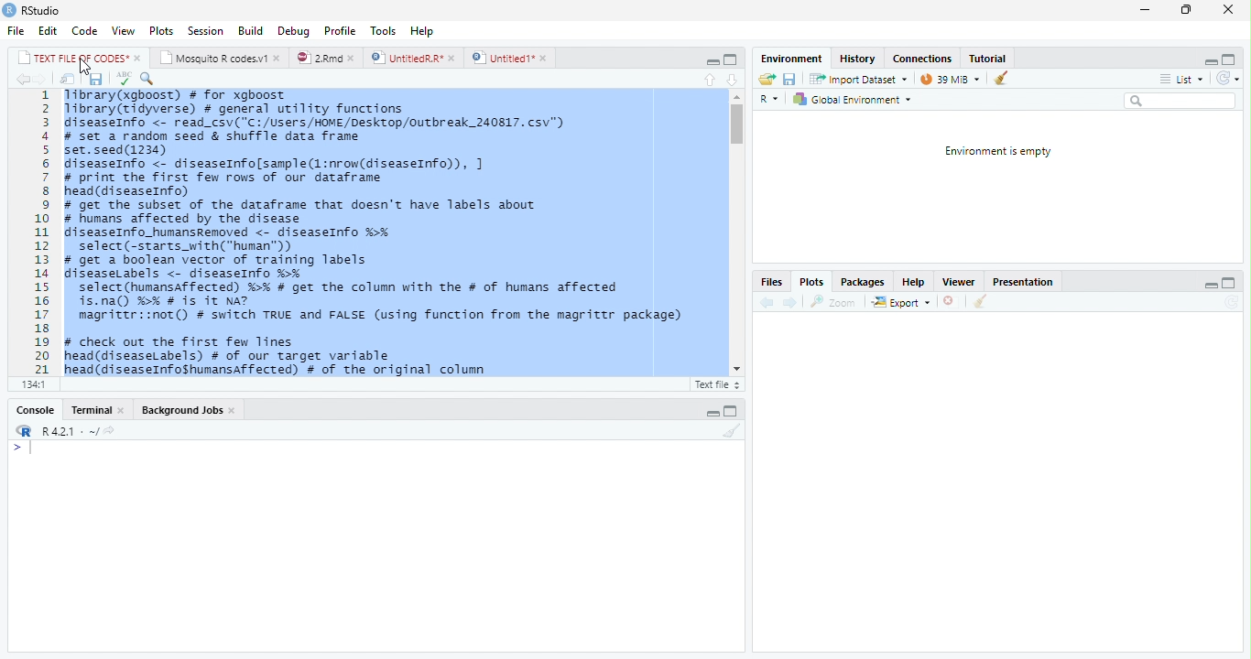  Describe the element at coordinates (413, 57) in the screenshot. I see `UntitiedR.R* ` at that location.